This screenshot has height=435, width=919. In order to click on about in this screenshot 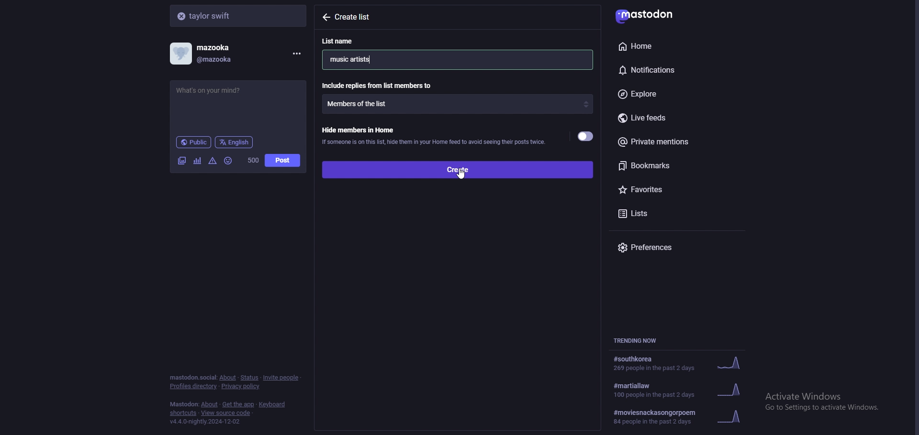, I will do `click(227, 378)`.